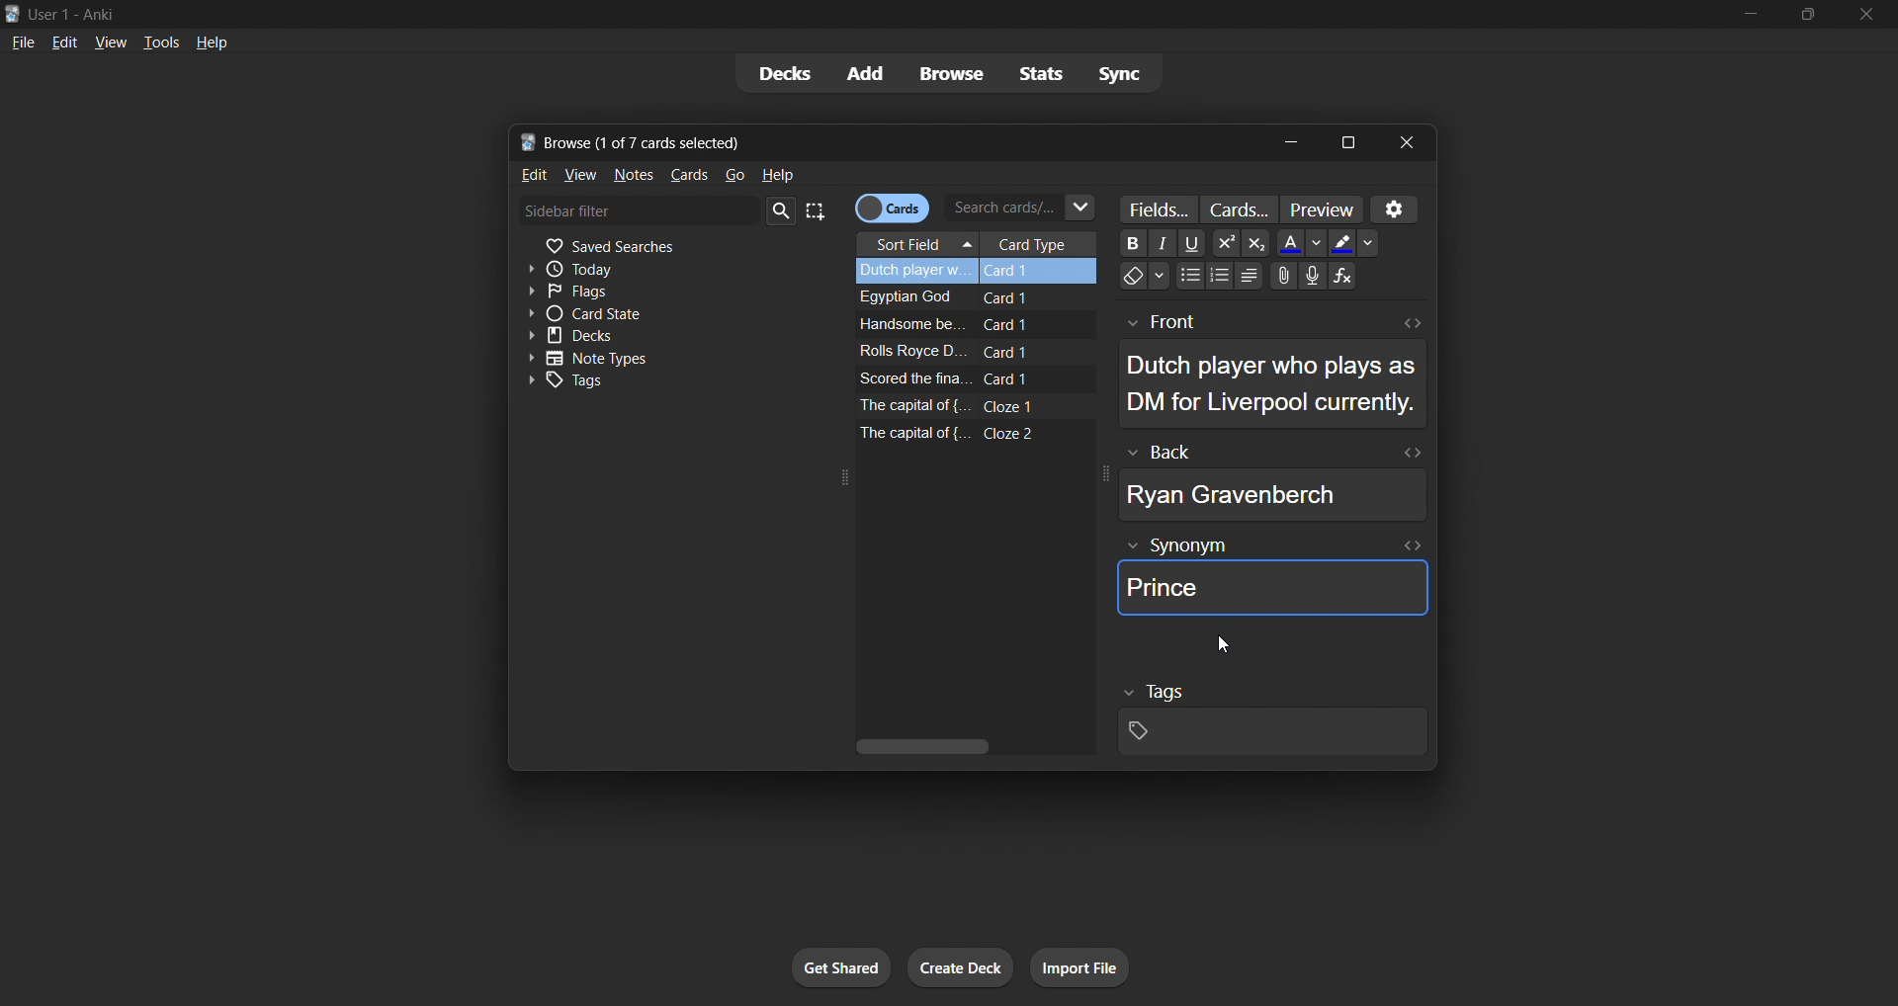 This screenshot has width=1898, height=1006. Describe the element at coordinates (1161, 209) in the screenshot. I see `customize fields` at that location.